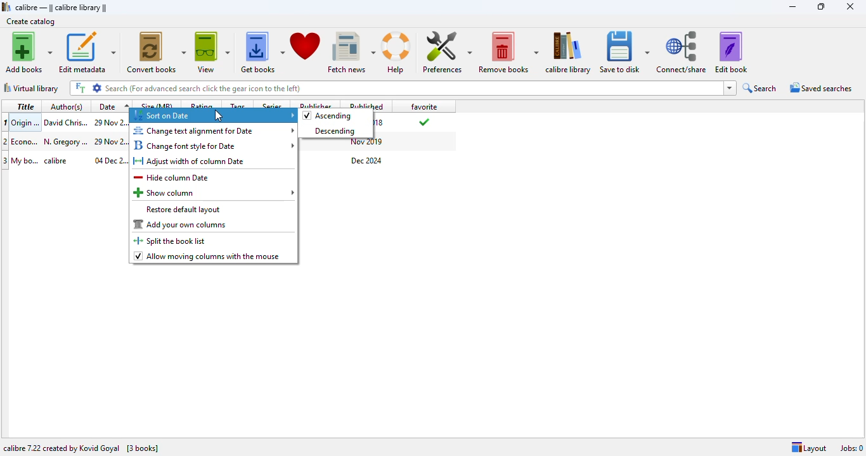  What do you see at coordinates (110, 141) in the screenshot?
I see `date` at bounding box center [110, 141].